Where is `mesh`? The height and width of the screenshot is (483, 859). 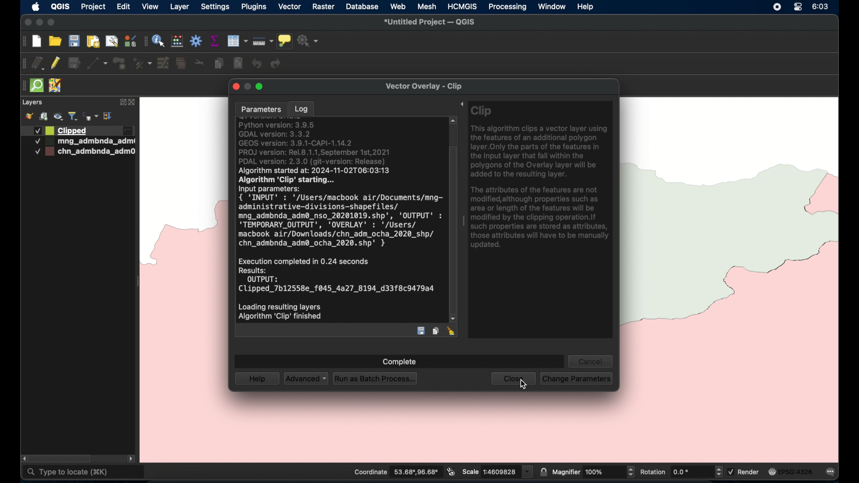 mesh is located at coordinates (427, 7).